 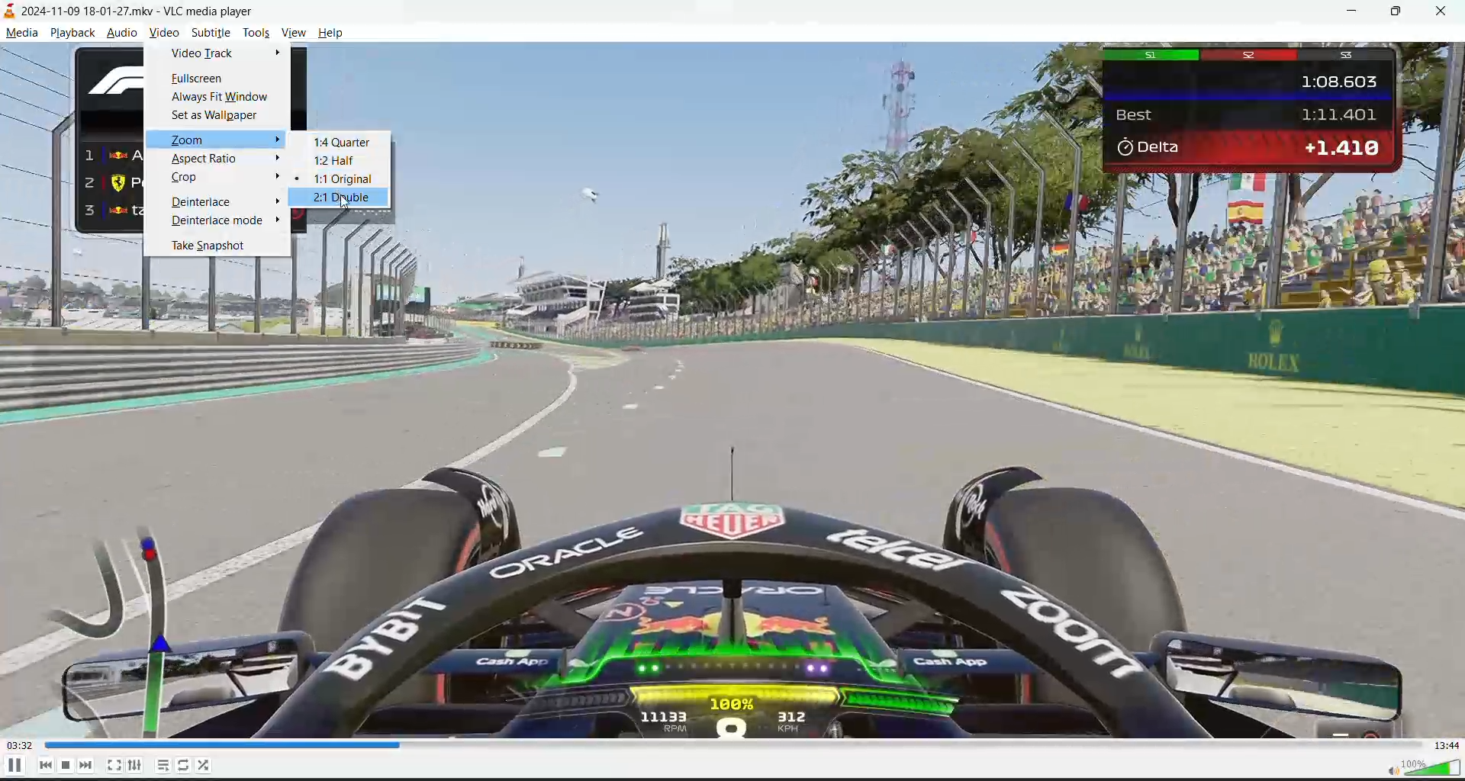 I want to click on set as wallpaper, so click(x=220, y=114).